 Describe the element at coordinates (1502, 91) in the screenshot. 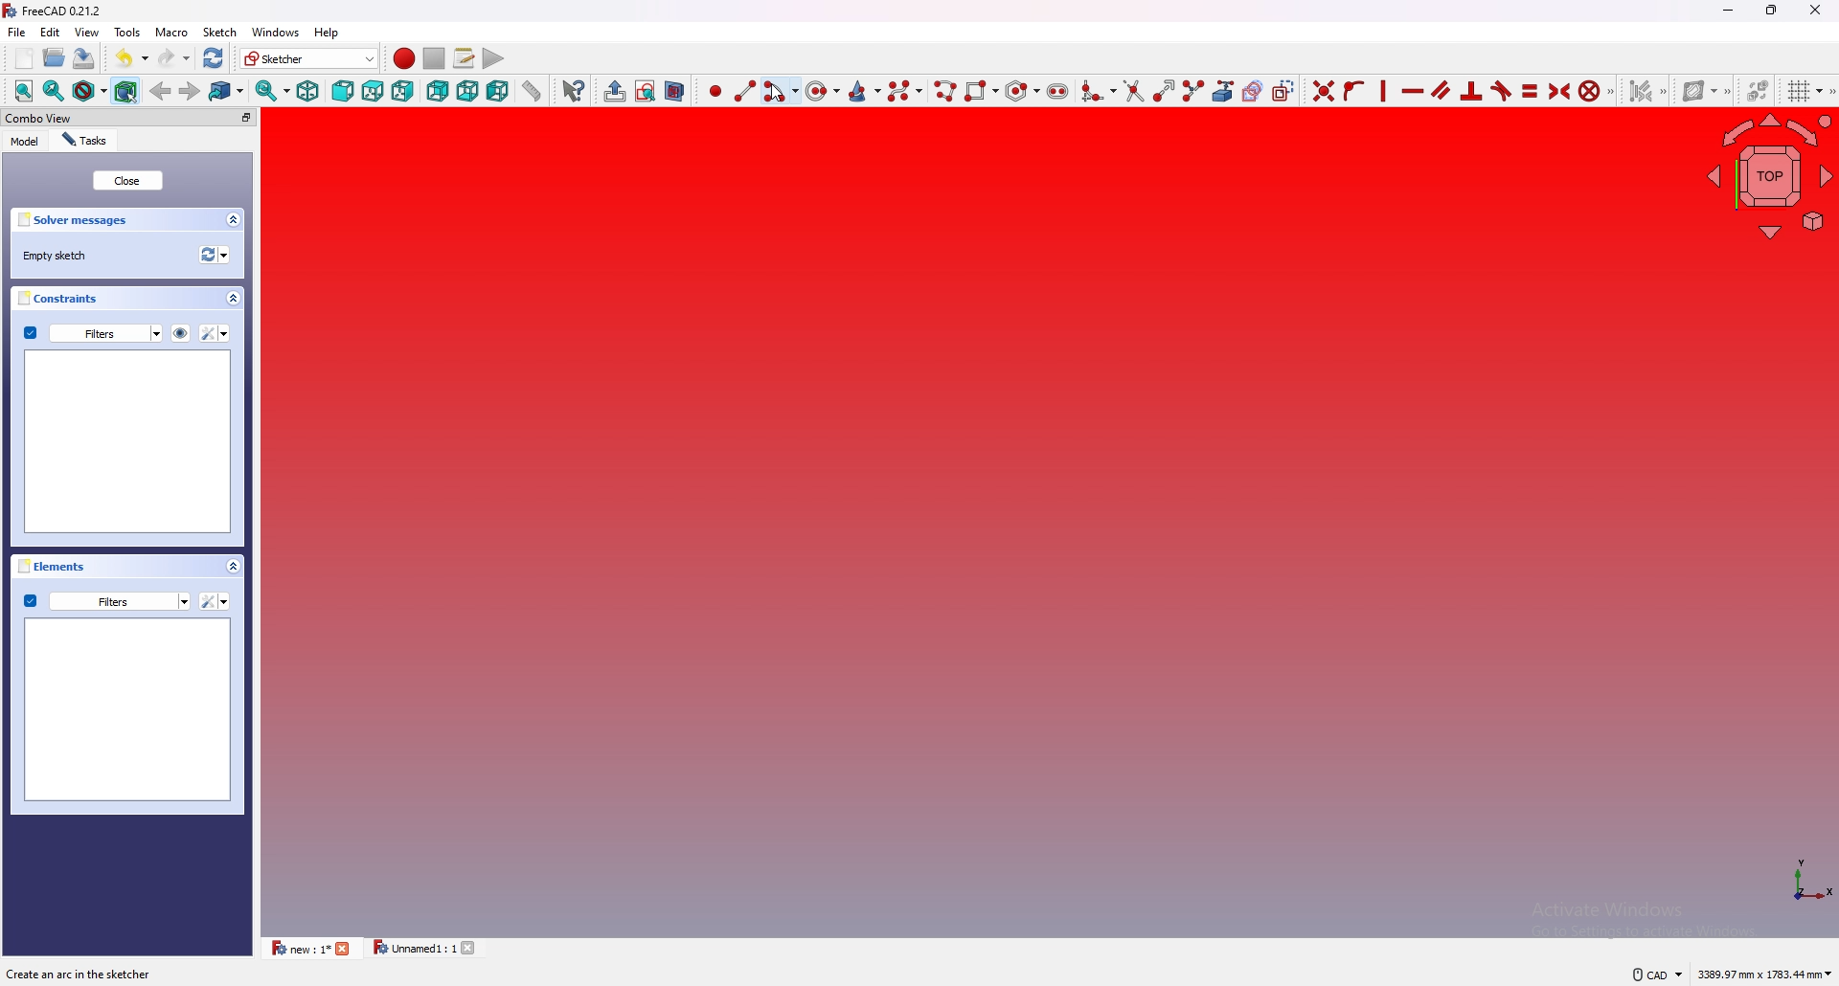

I see `constrain tangent` at that location.